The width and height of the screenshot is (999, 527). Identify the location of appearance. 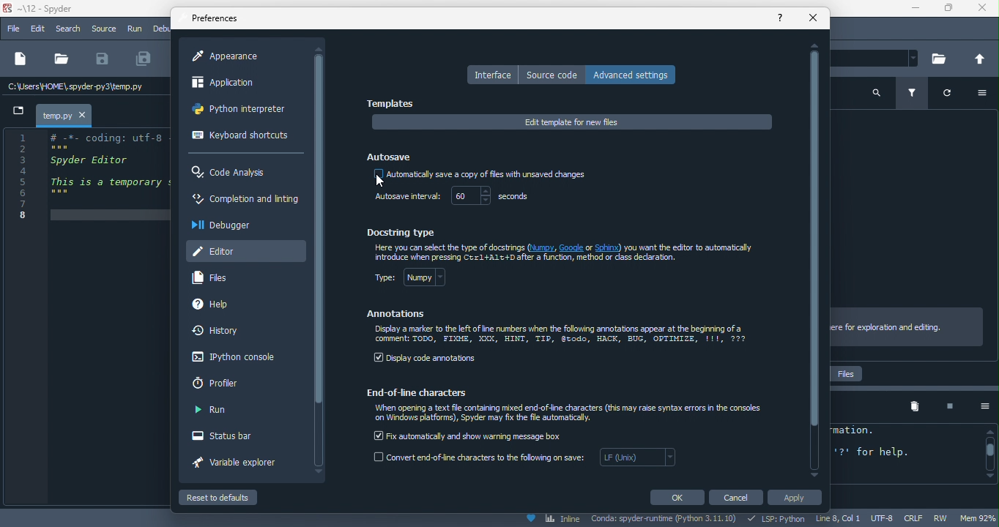
(233, 56).